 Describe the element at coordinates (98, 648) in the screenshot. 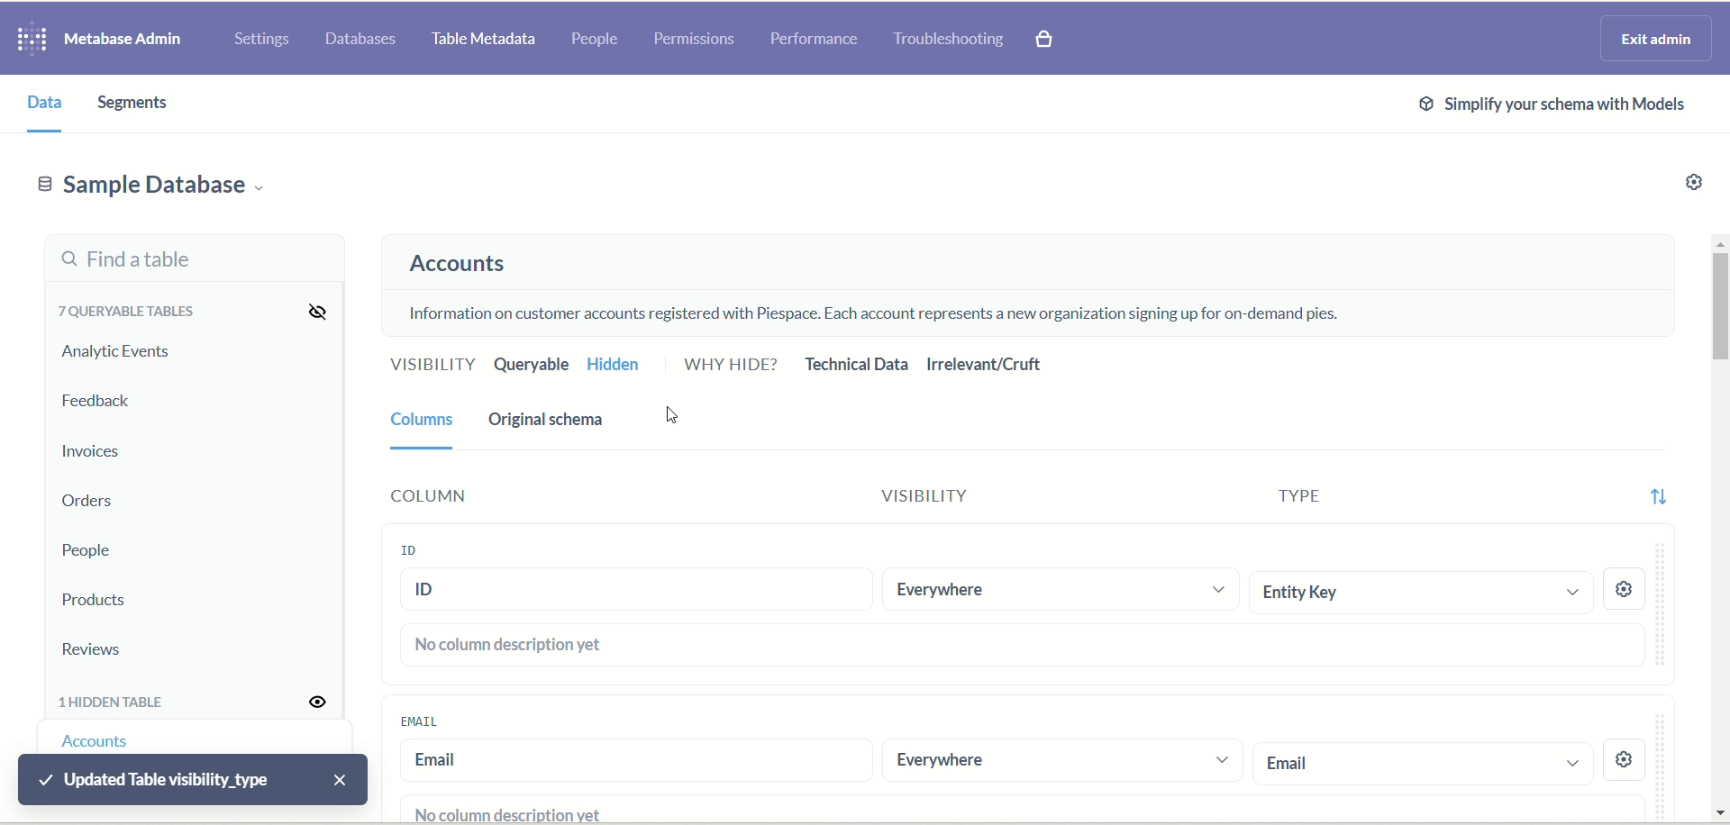

I see `reviews` at that location.